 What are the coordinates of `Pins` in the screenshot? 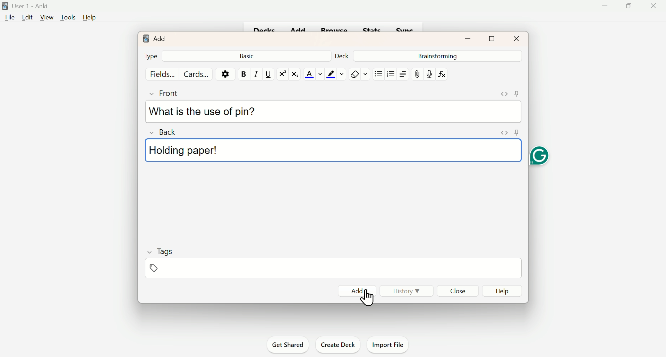 It's located at (507, 133).